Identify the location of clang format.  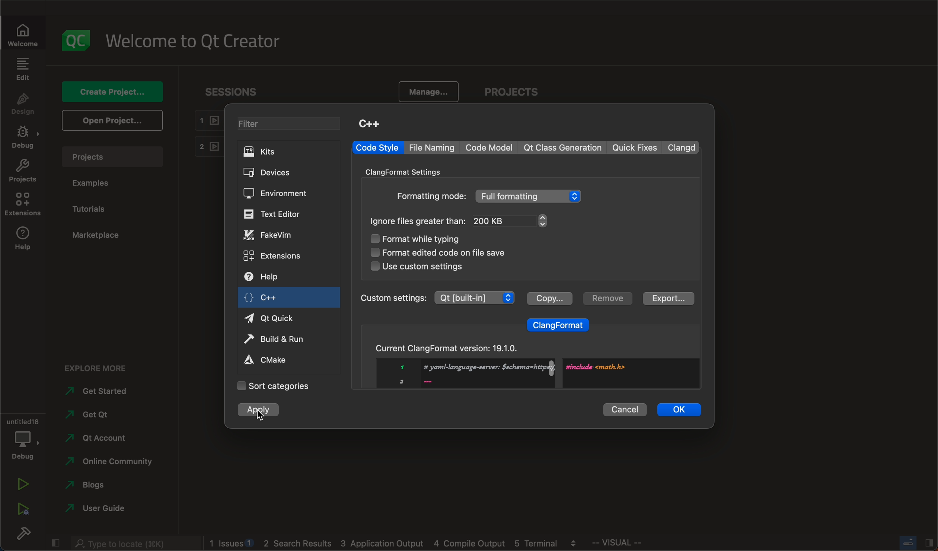
(558, 323).